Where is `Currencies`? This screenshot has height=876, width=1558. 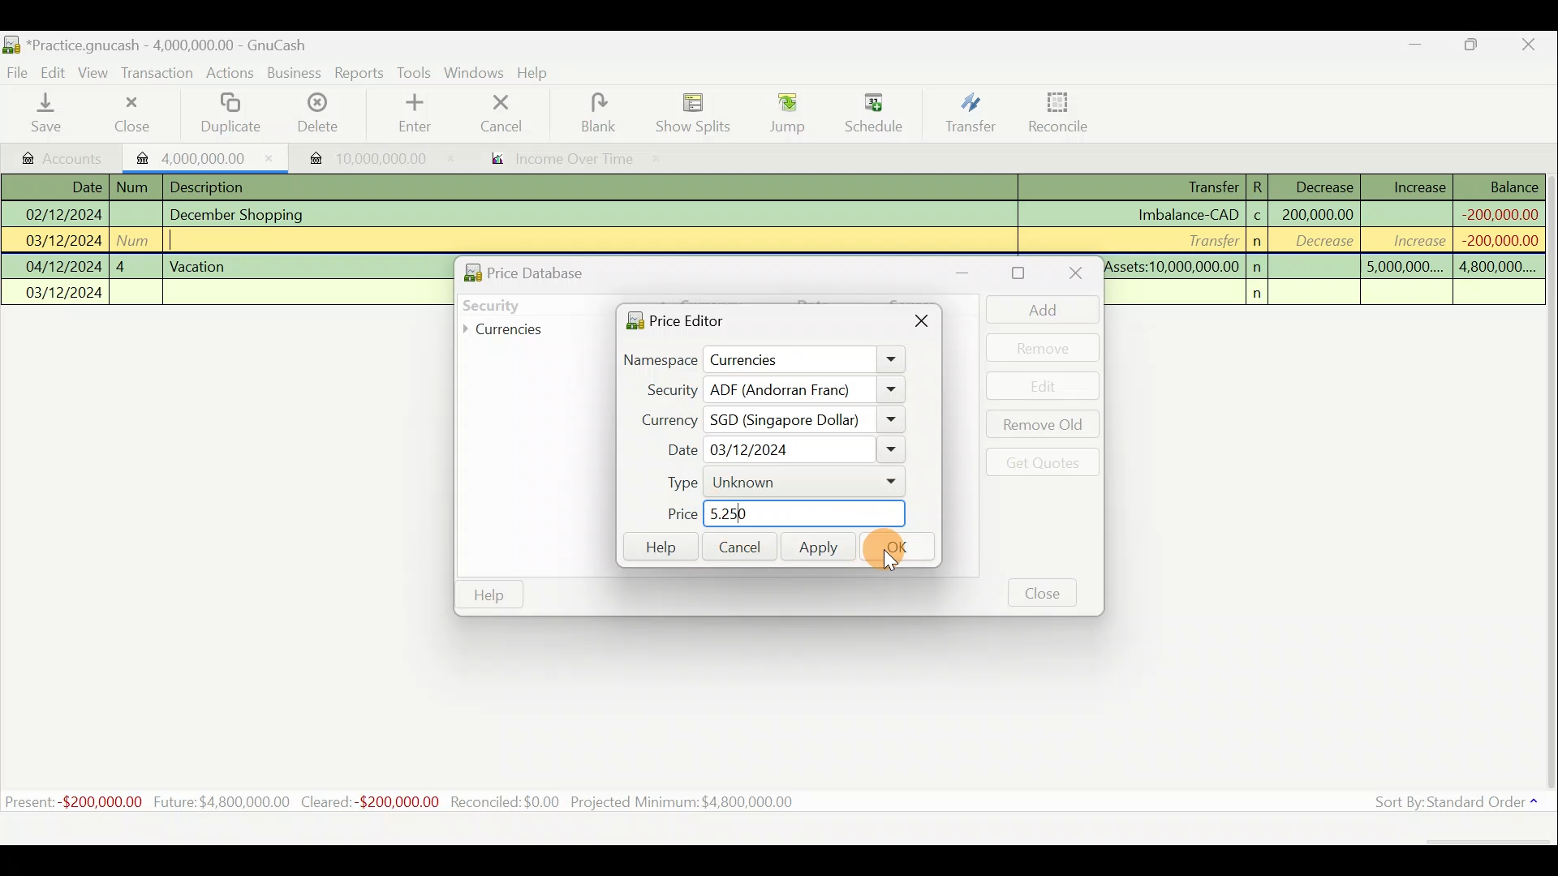 Currencies is located at coordinates (514, 330).